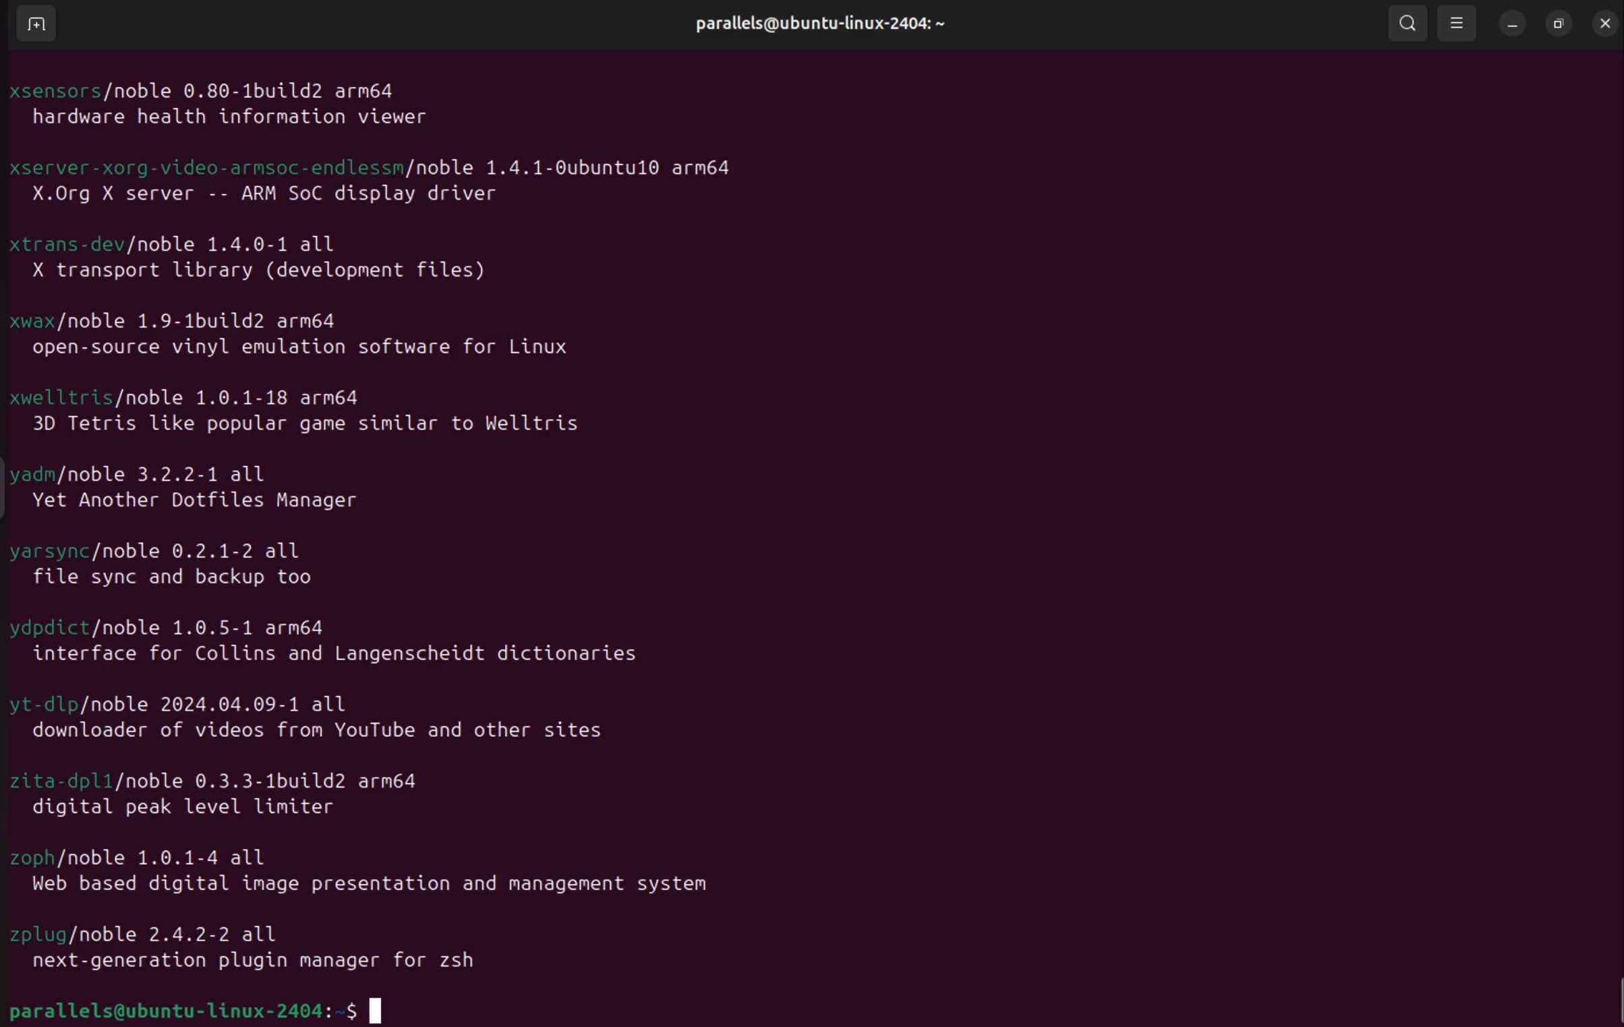 This screenshot has height=1027, width=1624. I want to click on close, so click(1607, 24).